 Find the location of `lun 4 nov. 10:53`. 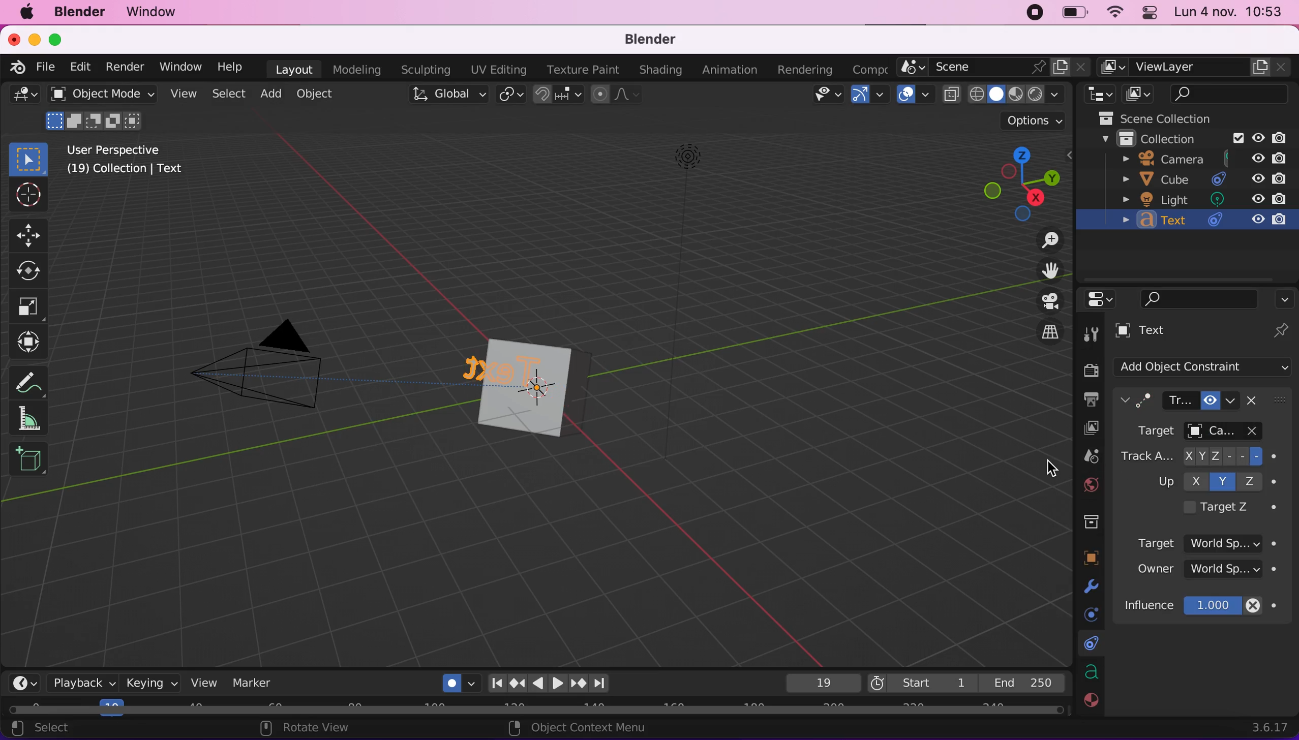

lun 4 nov. 10:53 is located at coordinates (1229, 13).